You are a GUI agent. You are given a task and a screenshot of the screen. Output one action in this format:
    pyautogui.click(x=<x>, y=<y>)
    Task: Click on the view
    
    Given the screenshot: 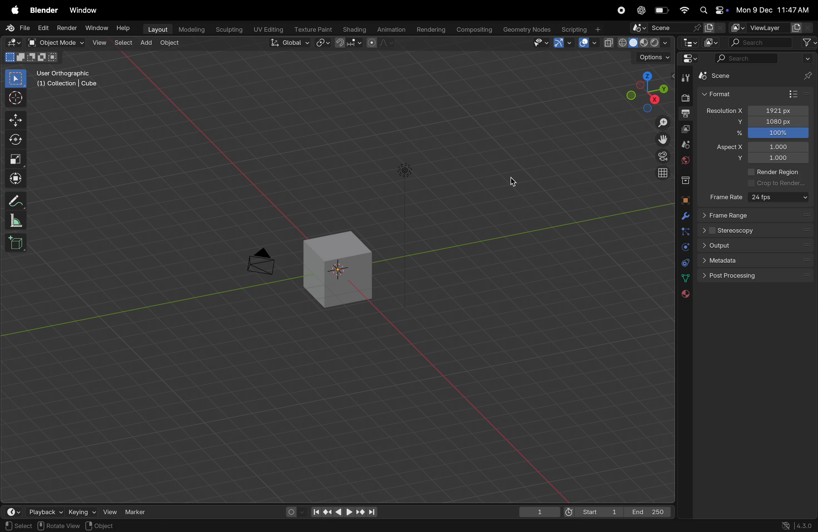 What is the action you would take?
    pyautogui.click(x=98, y=43)
    